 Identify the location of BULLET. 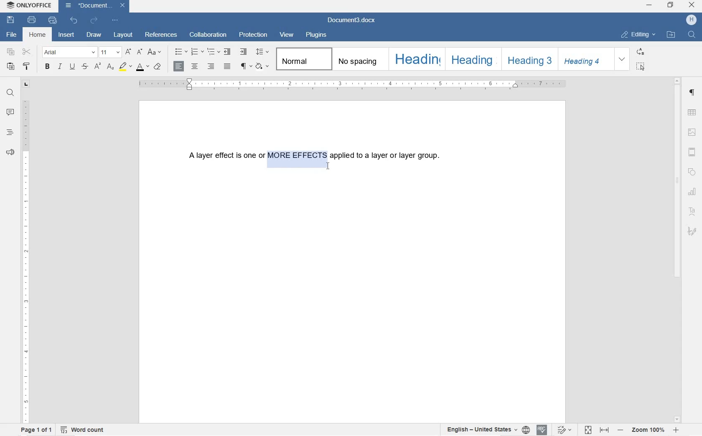
(181, 52).